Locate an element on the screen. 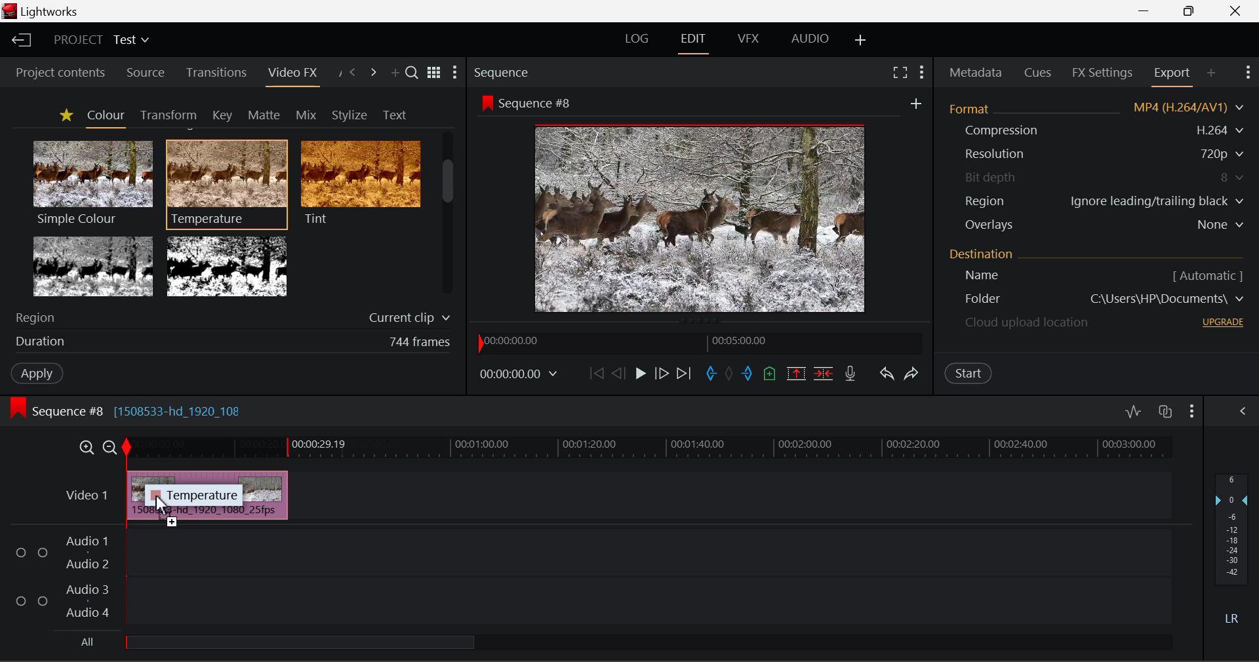 This screenshot has height=662, width=1259. Toggle audio levels editing is located at coordinates (1132, 410).